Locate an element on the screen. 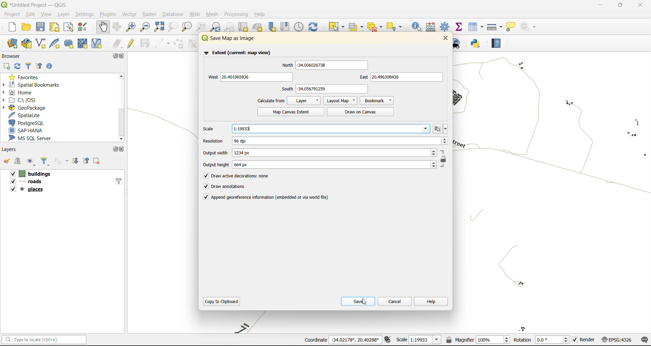  filter by expression is located at coordinates (61, 161).